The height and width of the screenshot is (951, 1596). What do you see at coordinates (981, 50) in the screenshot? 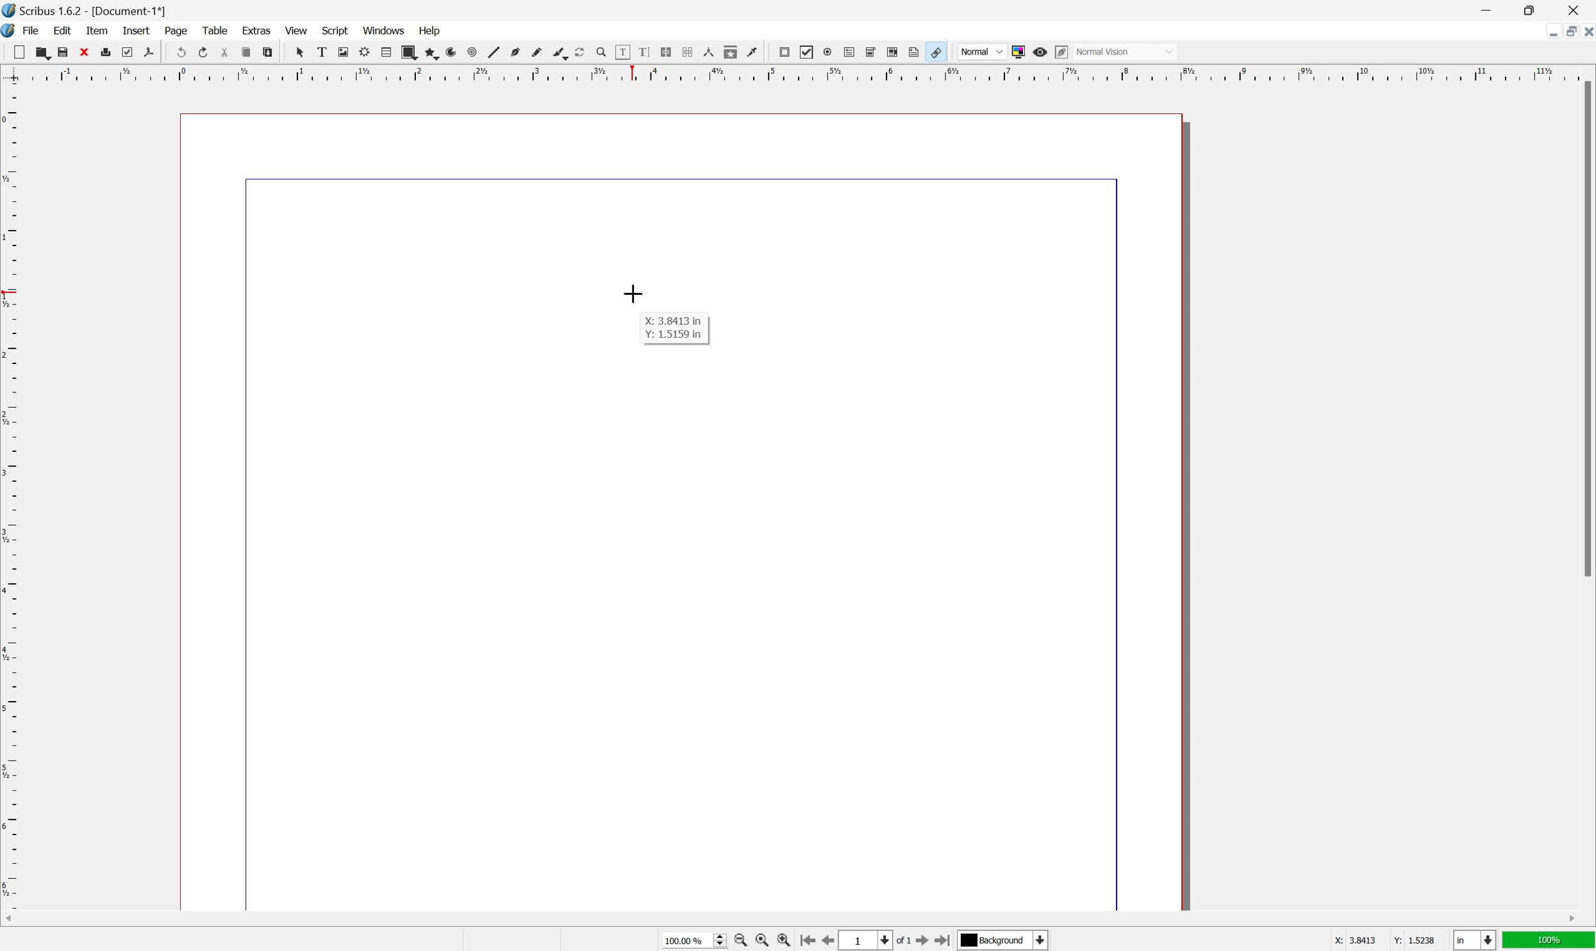
I see `normal` at bounding box center [981, 50].